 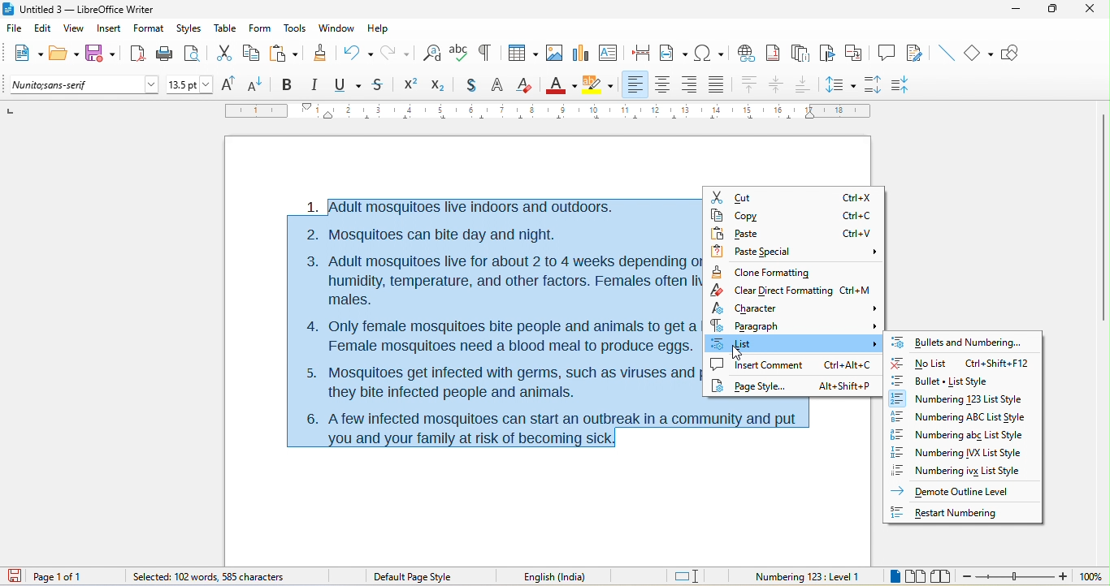 What do you see at coordinates (608, 52) in the screenshot?
I see `text box` at bounding box center [608, 52].